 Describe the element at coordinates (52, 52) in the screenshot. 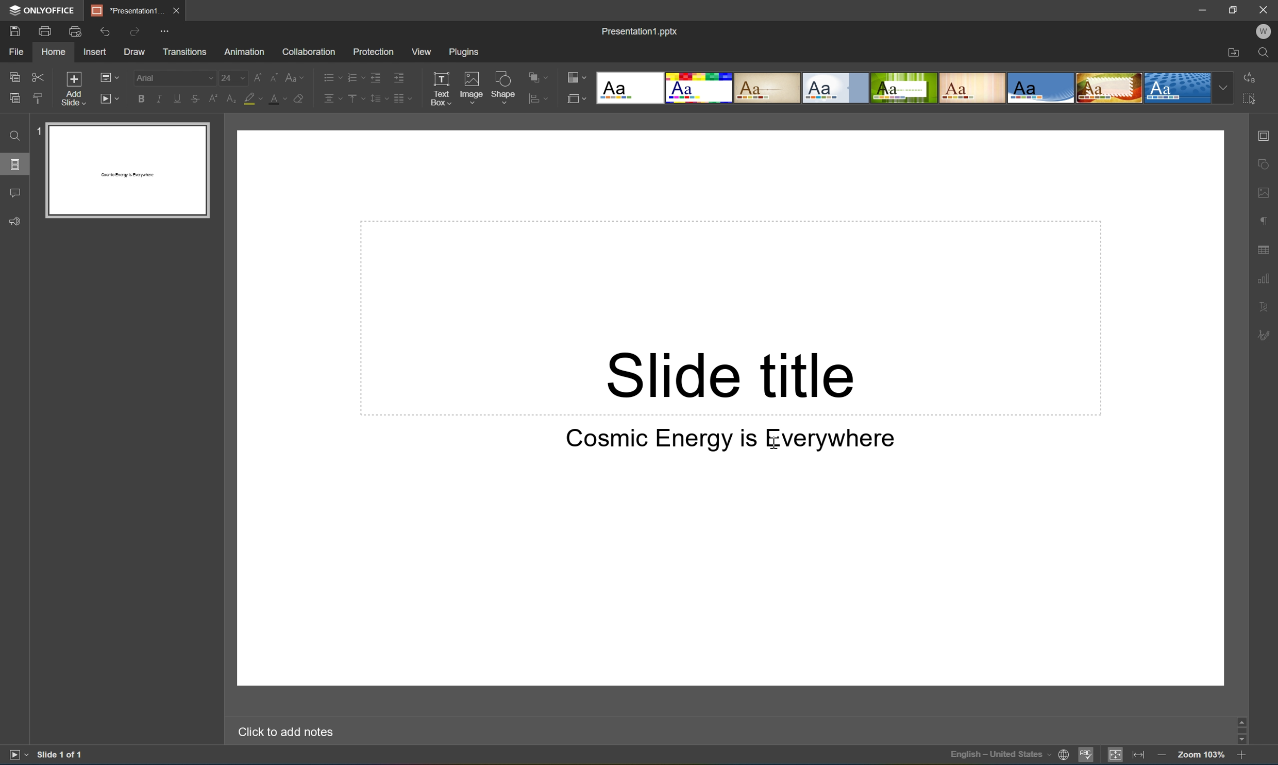

I see `Home` at that location.